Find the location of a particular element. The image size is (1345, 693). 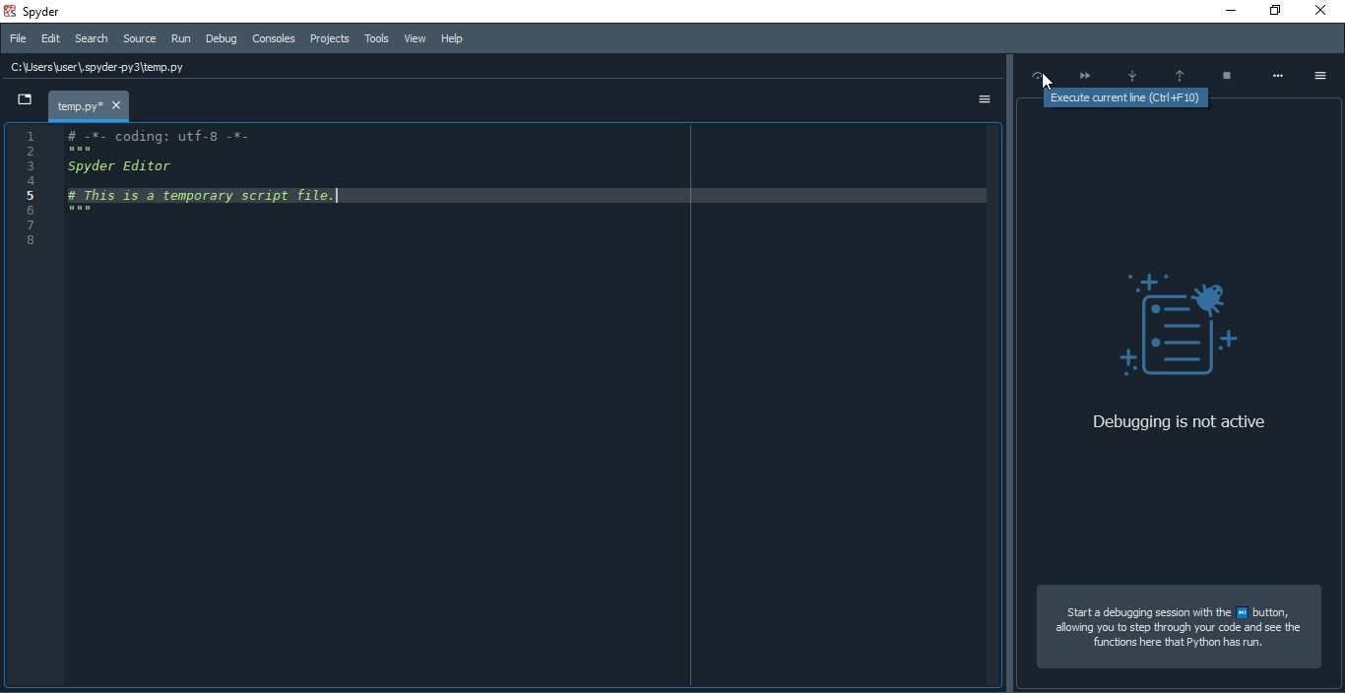

Debug is located at coordinates (223, 37).